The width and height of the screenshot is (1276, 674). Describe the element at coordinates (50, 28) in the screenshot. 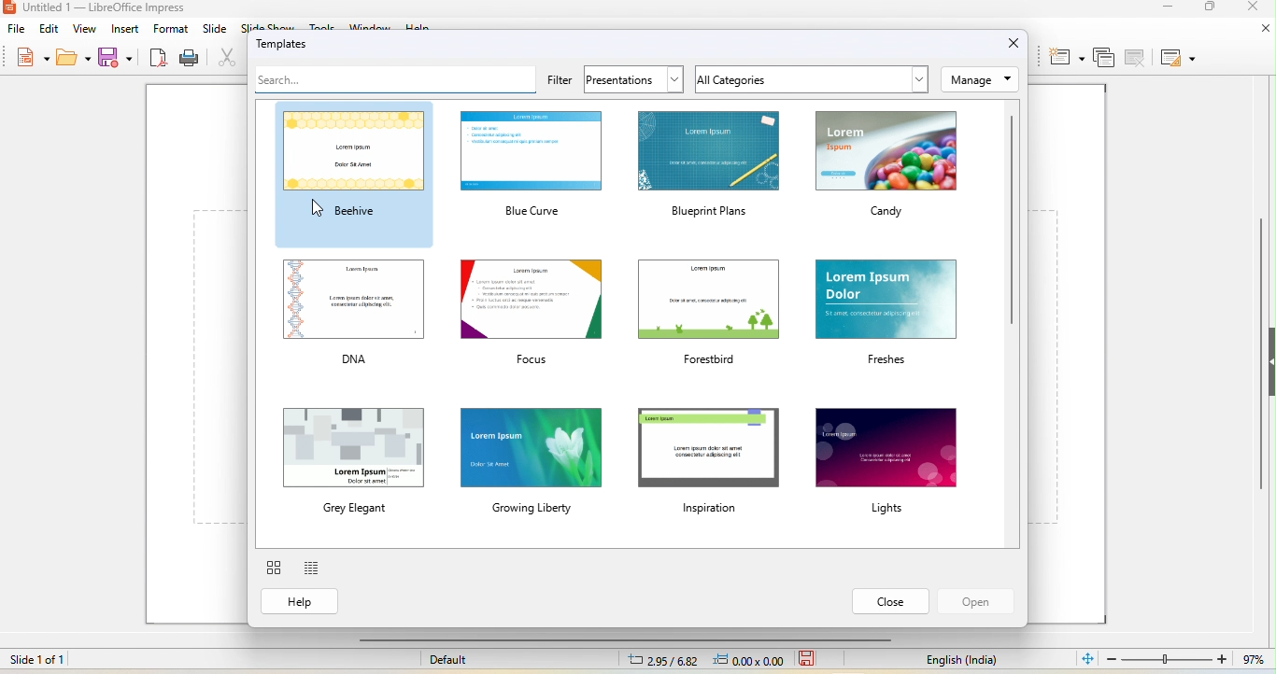

I see `edit` at that location.